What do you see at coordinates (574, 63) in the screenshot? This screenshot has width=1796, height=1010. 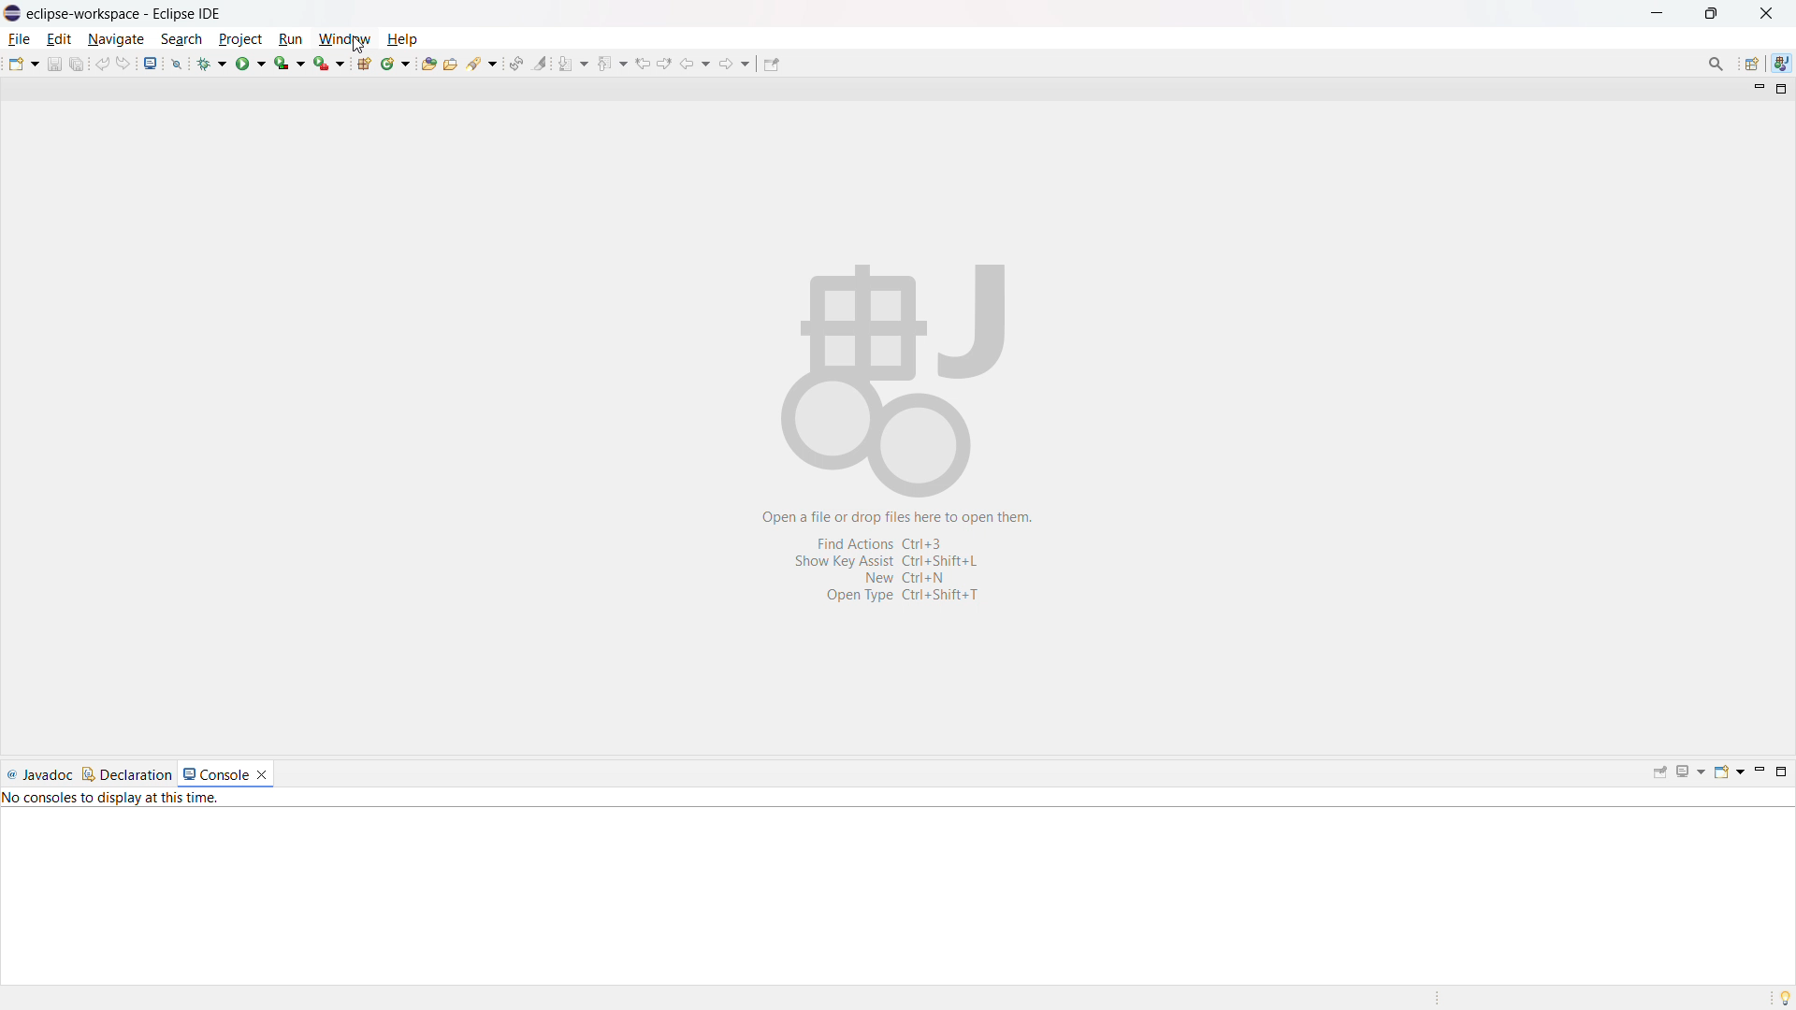 I see `next annotation` at bounding box center [574, 63].